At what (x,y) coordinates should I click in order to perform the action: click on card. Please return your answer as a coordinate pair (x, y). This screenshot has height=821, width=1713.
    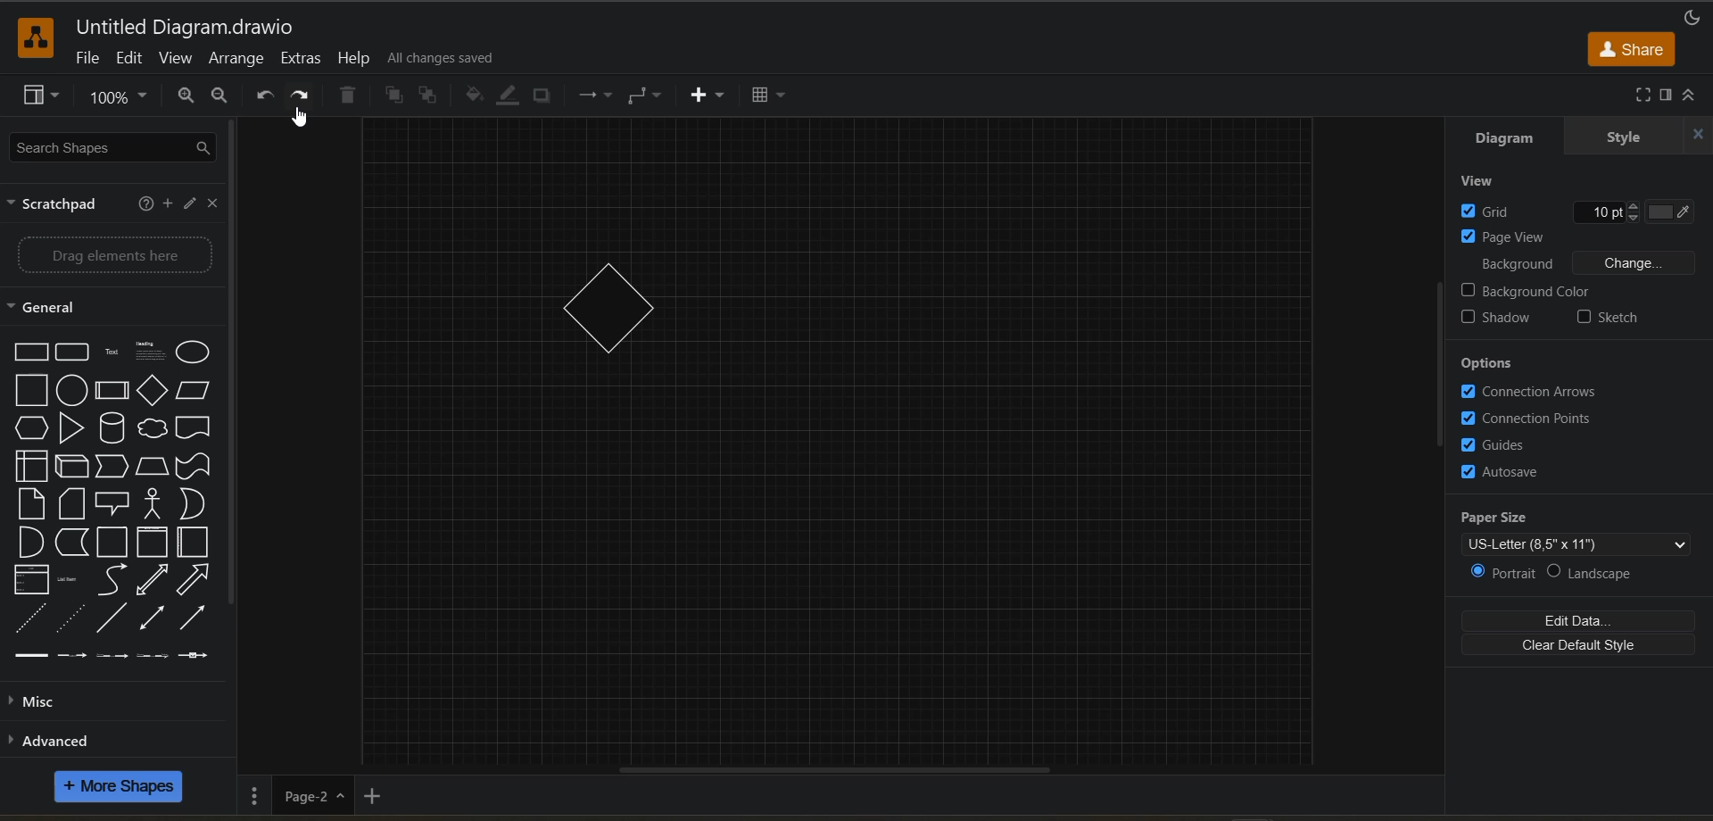
    Looking at the image, I should click on (75, 504).